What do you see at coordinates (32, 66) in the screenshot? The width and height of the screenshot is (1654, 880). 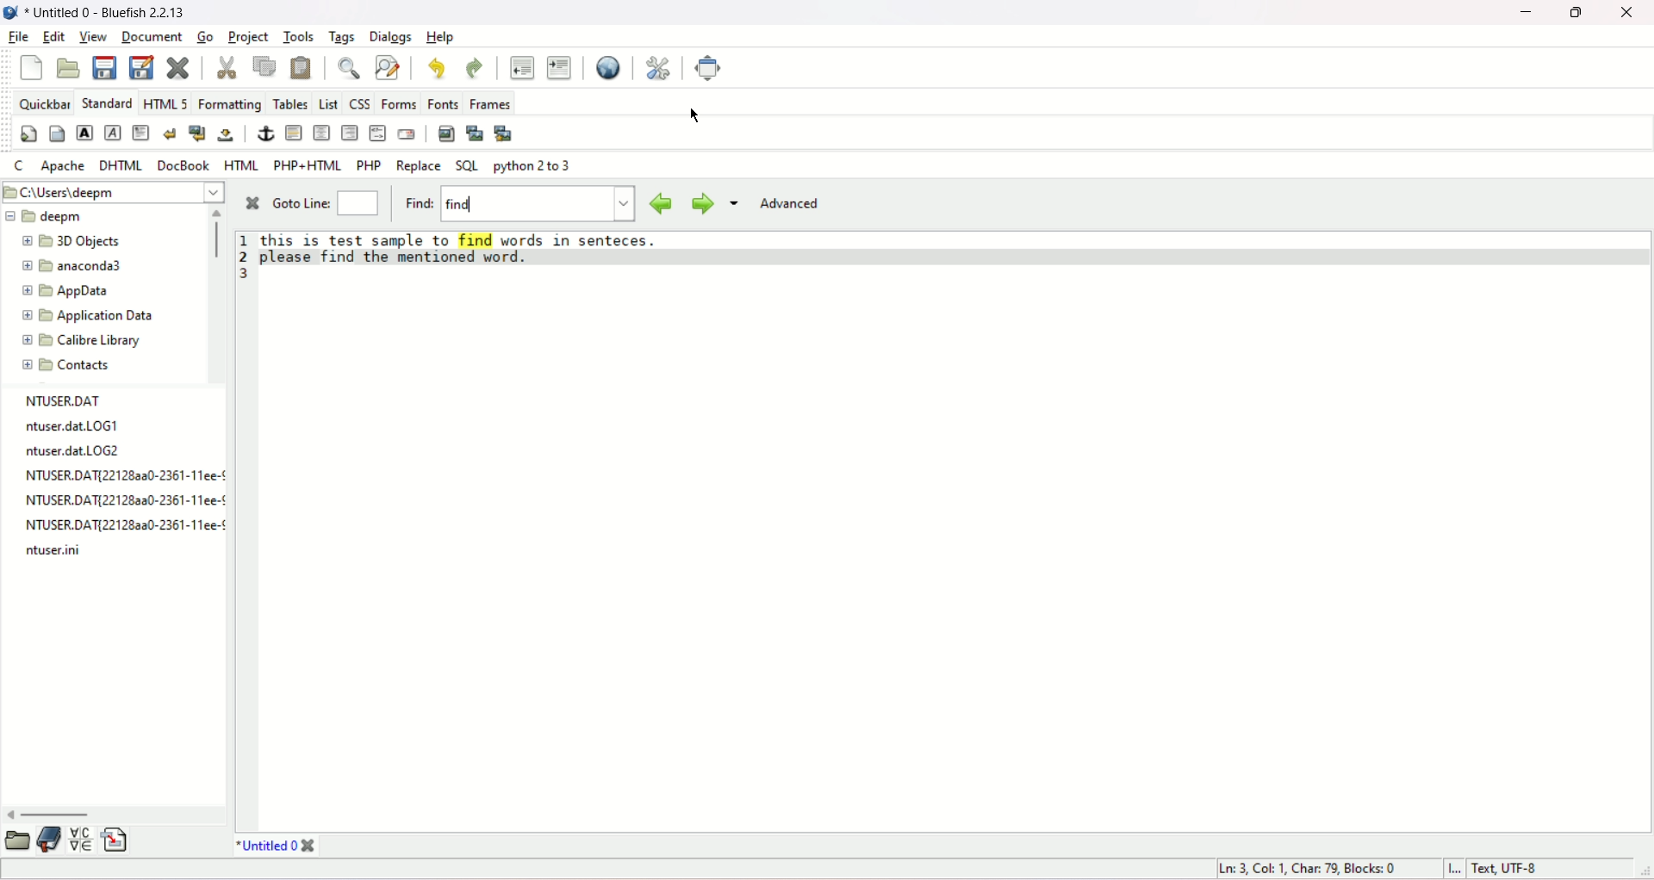 I see `new` at bounding box center [32, 66].